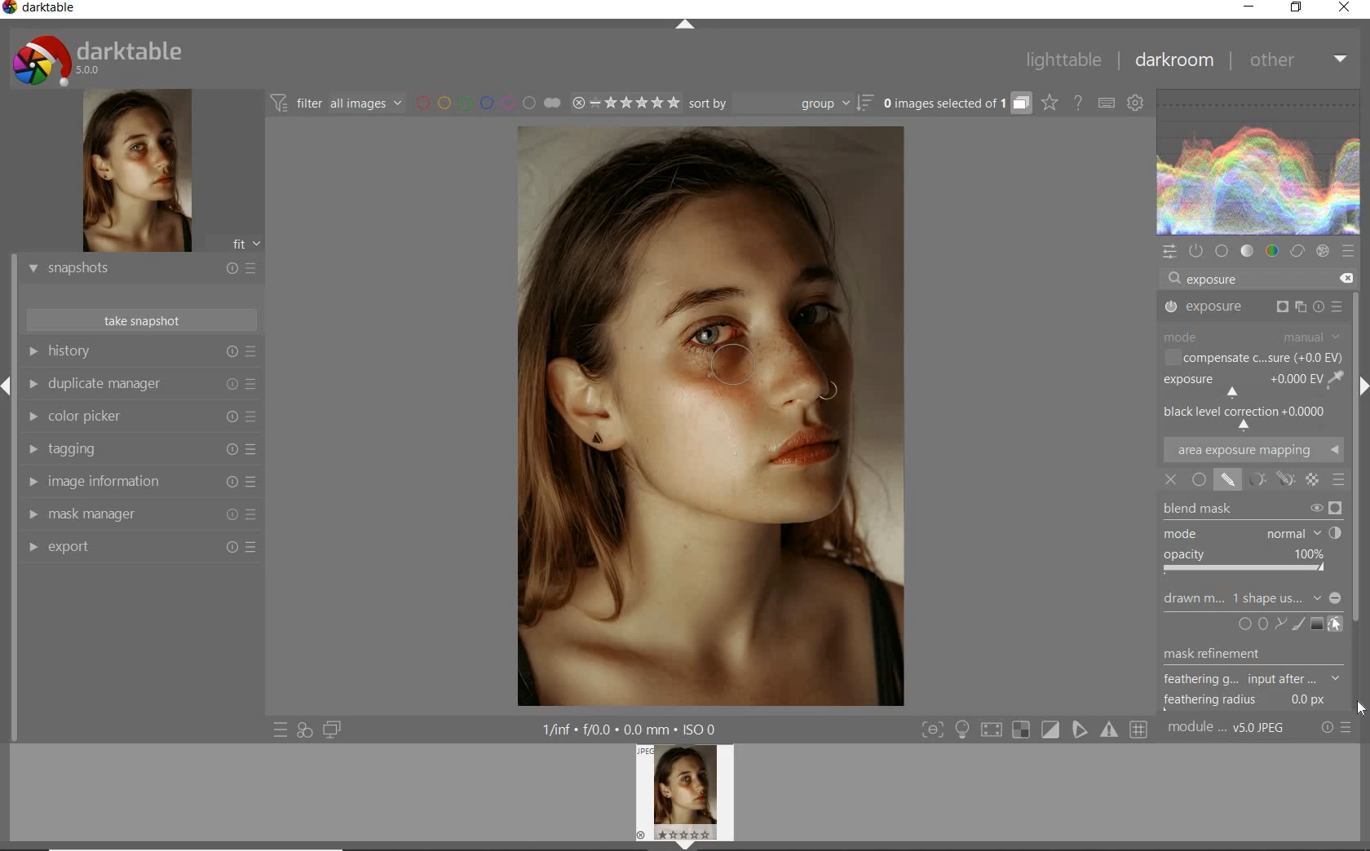 The width and height of the screenshot is (1370, 851). I want to click on ADD BRUSH, so click(1298, 625).